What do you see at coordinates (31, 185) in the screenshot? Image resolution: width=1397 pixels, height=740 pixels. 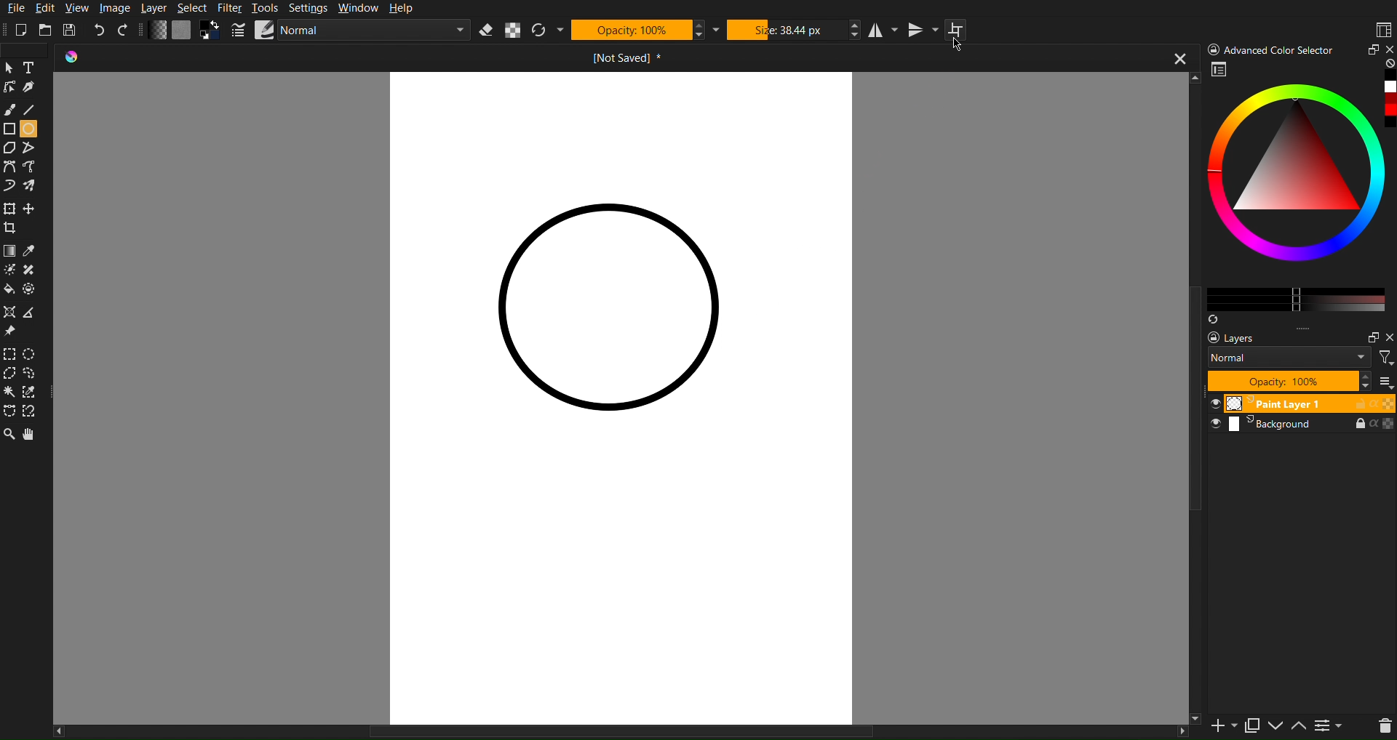 I see `Curve free shape` at bounding box center [31, 185].